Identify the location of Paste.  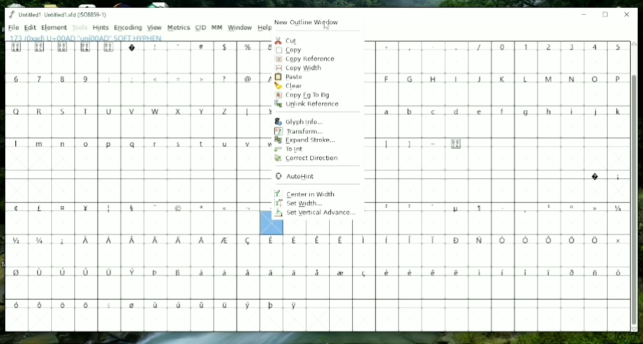
(291, 77).